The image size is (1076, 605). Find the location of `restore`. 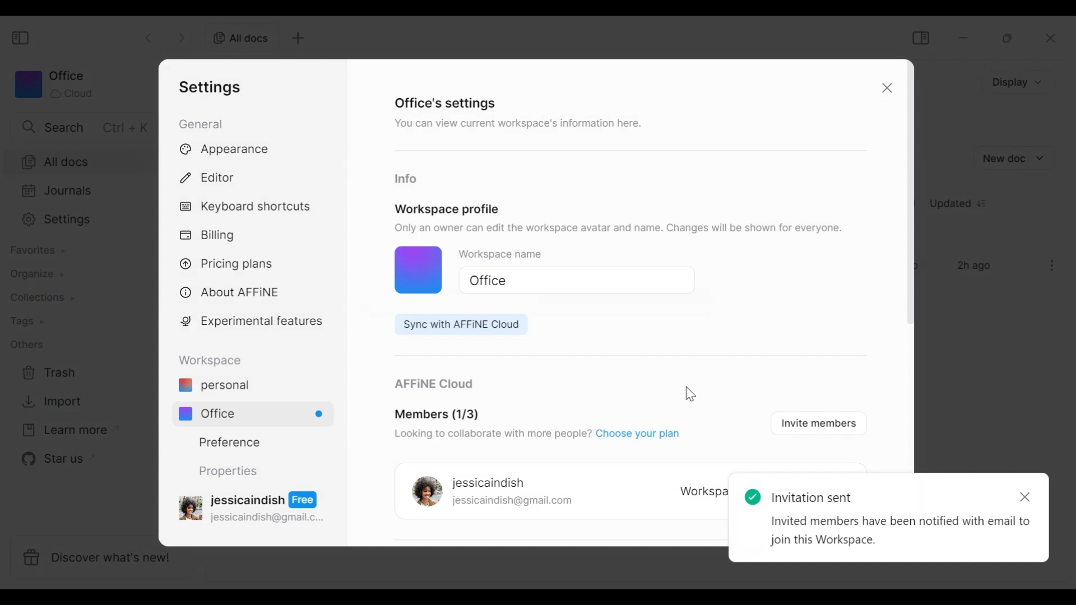

restore is located at coordinates (1008, 38).